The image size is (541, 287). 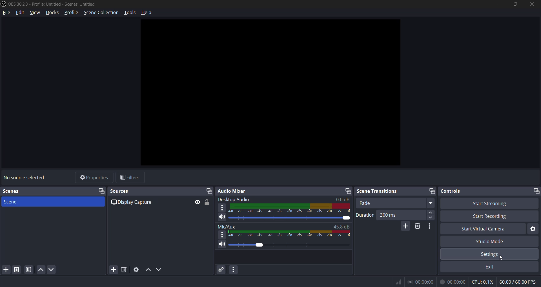 What do you see at coordinates (349, 191) in the screenshot?
I see `float window` at bounding box center [349, 191].